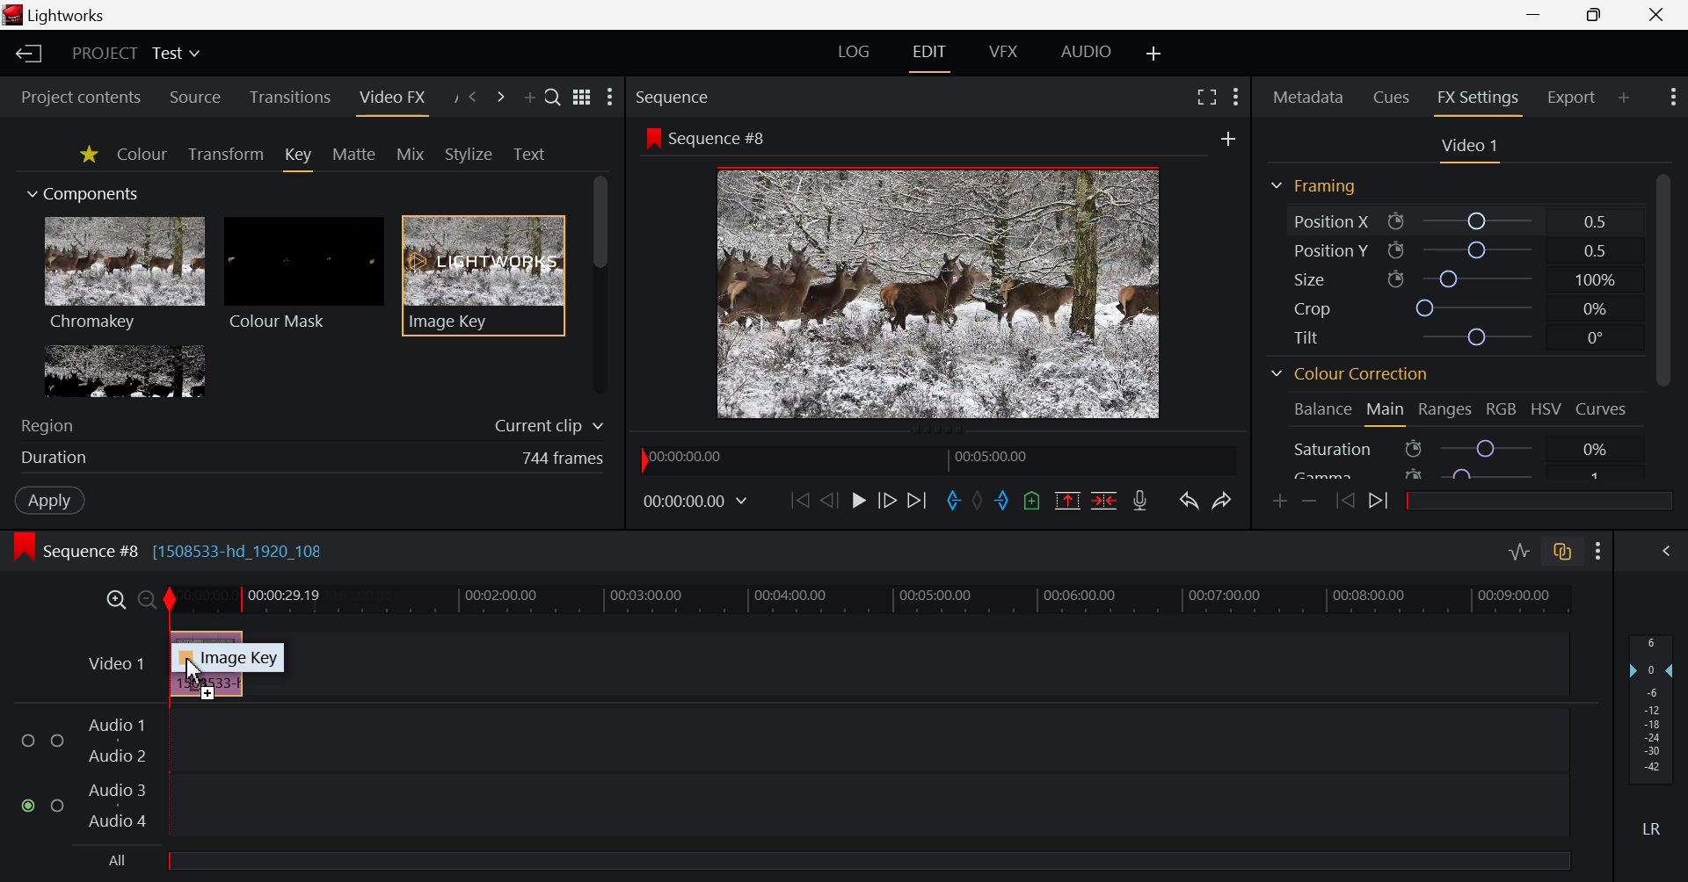  Describe the element at coordinates (58, 16) in the screenshot. I see `lightworks` at that location.